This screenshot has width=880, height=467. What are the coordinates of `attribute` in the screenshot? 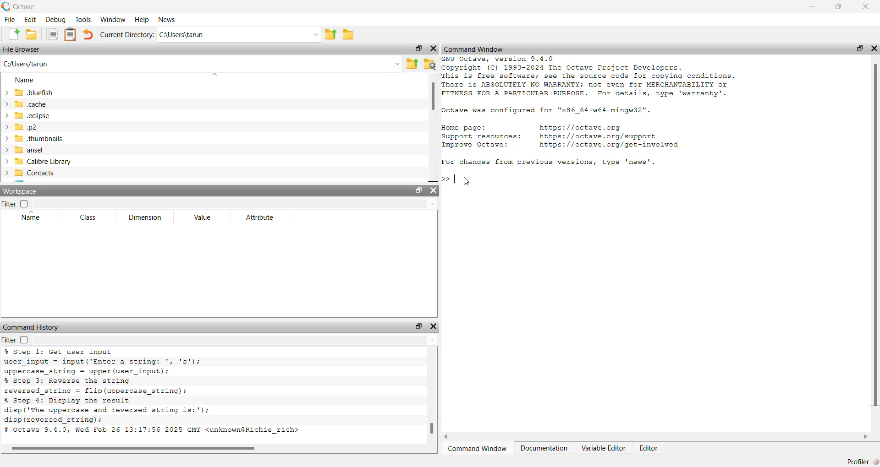 It's located at (260, 218).